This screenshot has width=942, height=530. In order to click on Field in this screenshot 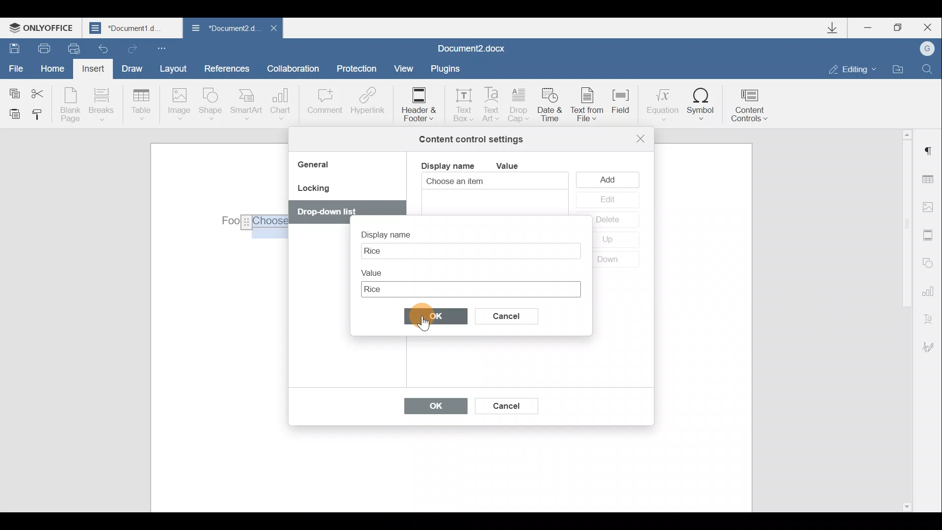, I will do `click(625, 107)`.